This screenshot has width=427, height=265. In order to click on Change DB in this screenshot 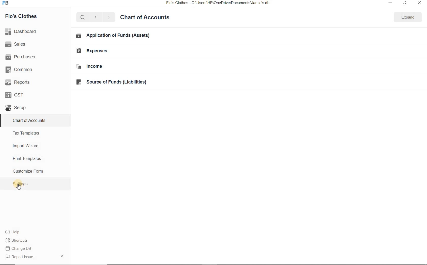, I will do `click(20, 240)`.